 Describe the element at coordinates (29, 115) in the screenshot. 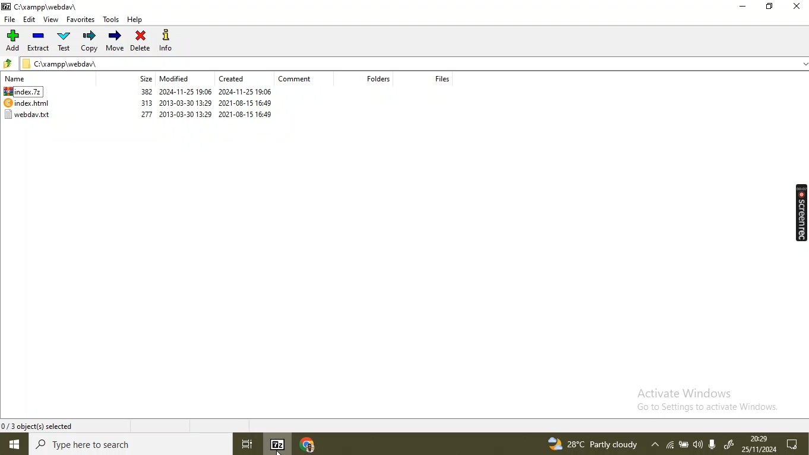

I see `webdav.txt` at that location.